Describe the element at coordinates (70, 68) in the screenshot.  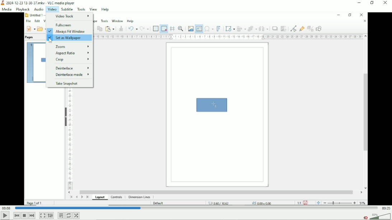
I see `Deinterlace` at that location.